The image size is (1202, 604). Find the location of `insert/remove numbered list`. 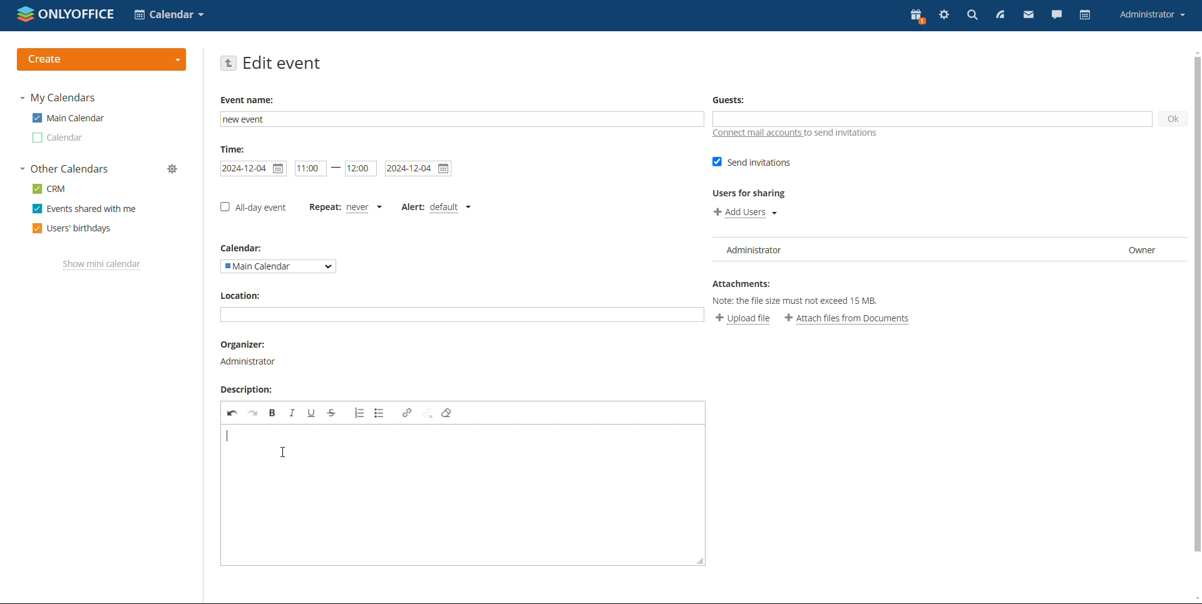

insert/remove numbered list is located at coordinates (359, 412).